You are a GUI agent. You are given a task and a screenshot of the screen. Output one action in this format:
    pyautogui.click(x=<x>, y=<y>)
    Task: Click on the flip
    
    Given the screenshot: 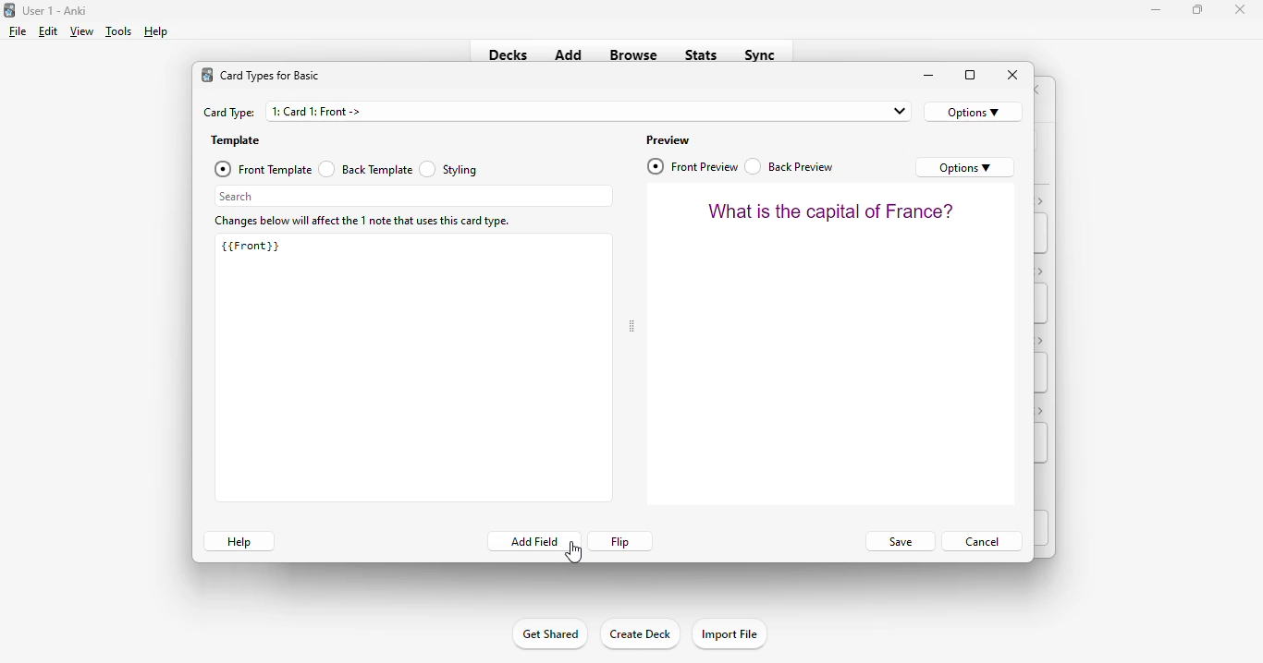 What is the action you would take?
    pyautogui.click(x=621, y=541)
    